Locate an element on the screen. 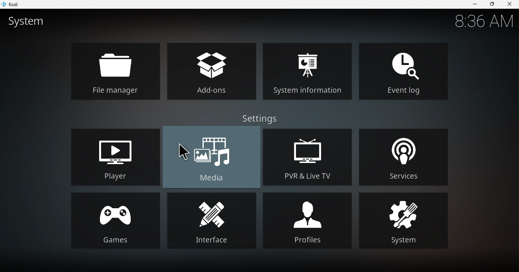 Image resolution: width=519 pixels, height=272 pixels. Serivices is located at coordinates (405, 155).